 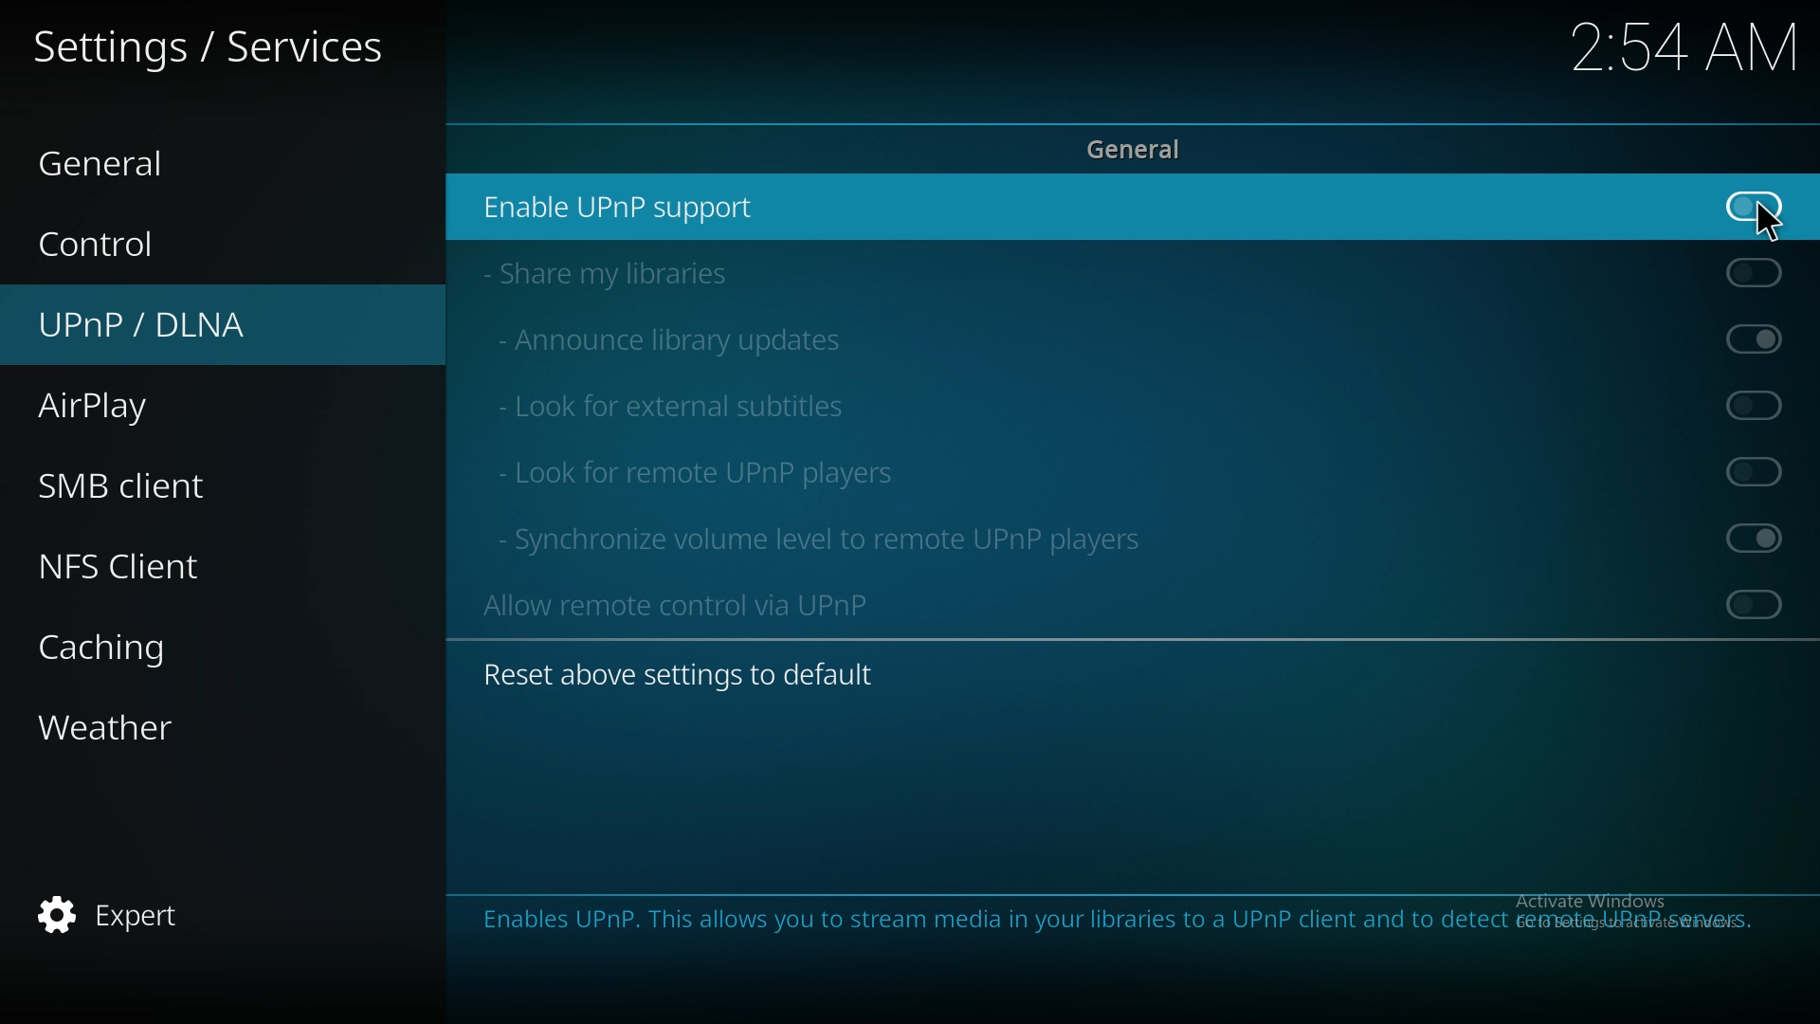 I want to click on control, so click(x=145, y=245).